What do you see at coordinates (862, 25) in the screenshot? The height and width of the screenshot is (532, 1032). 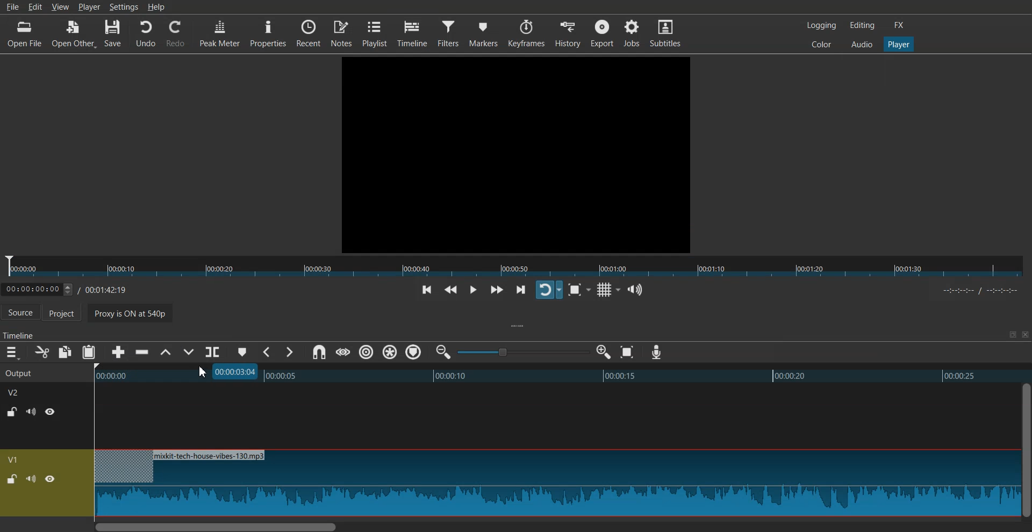 I see `Editing` at bounding box center [862, 25].